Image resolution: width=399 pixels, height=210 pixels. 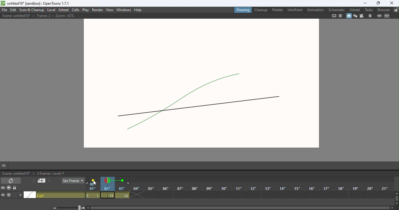 I want to click on sub-camera preview, so click(x=387, y=15).